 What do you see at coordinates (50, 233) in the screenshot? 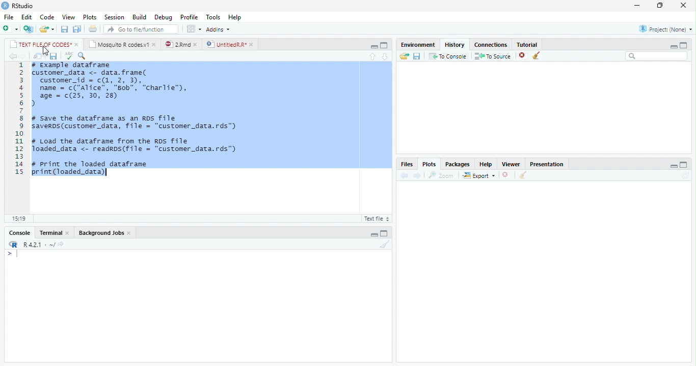
I see `Terminal` at bounding box center [50, 233].